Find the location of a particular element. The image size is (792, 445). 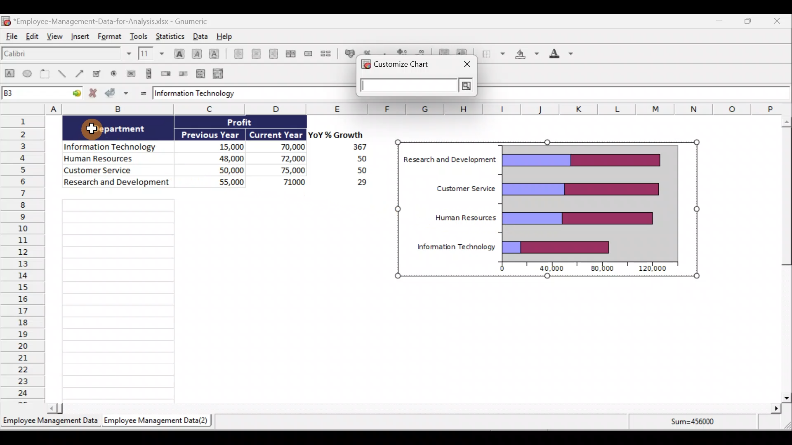

75,000 is located at coordinates (285, 171).